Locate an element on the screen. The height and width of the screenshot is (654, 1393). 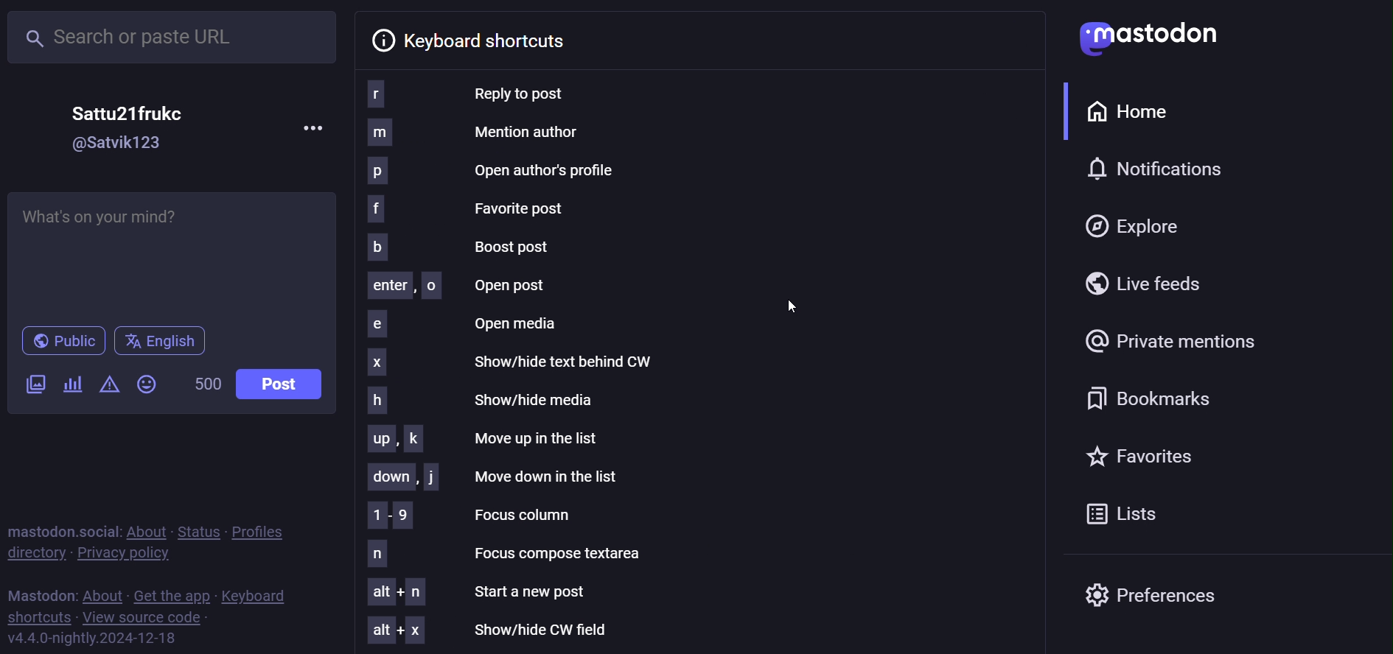
lists is located at coordinates (1125, 516).